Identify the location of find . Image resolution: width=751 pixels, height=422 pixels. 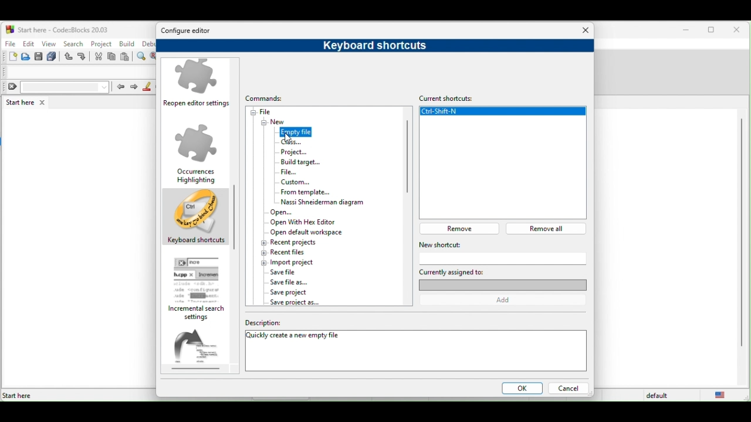
(143, 57).